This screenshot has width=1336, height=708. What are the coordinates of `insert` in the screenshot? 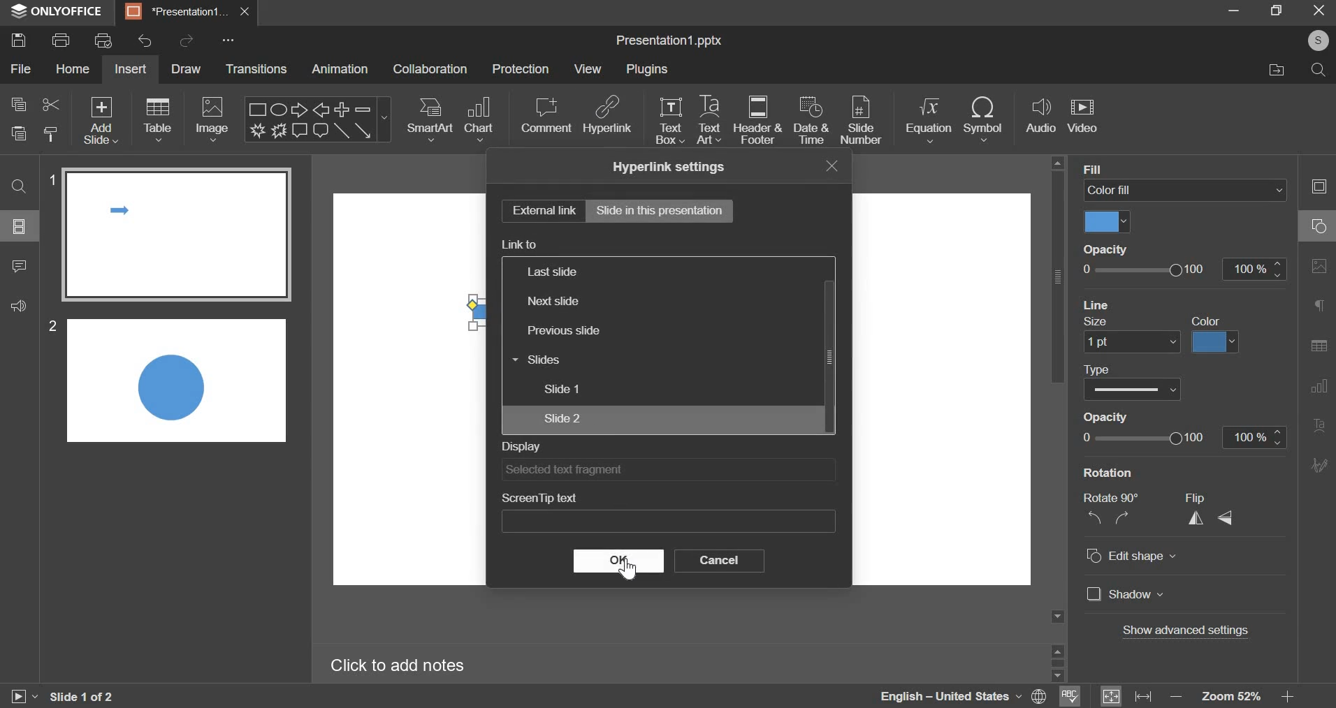 It's located at (129, 70).